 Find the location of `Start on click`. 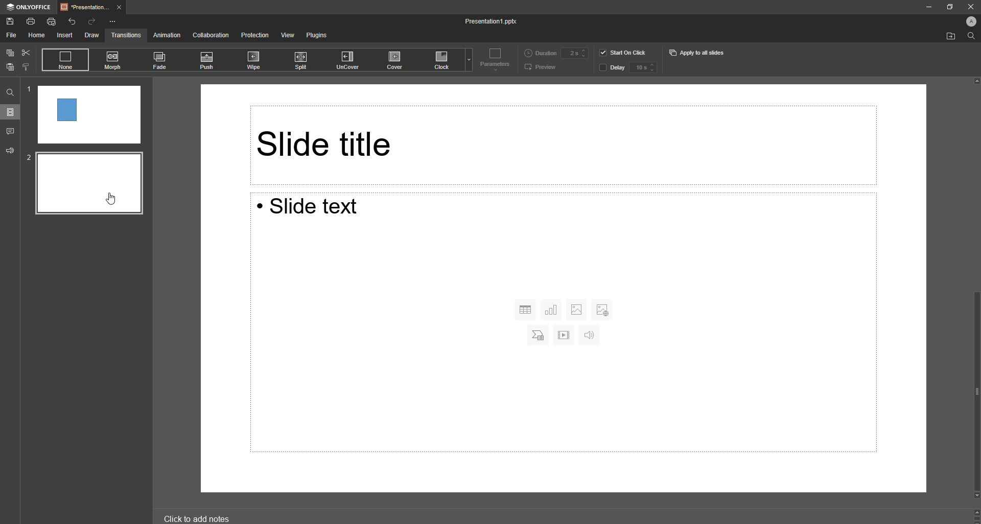

Start on click is located at coordinates (624, 52).